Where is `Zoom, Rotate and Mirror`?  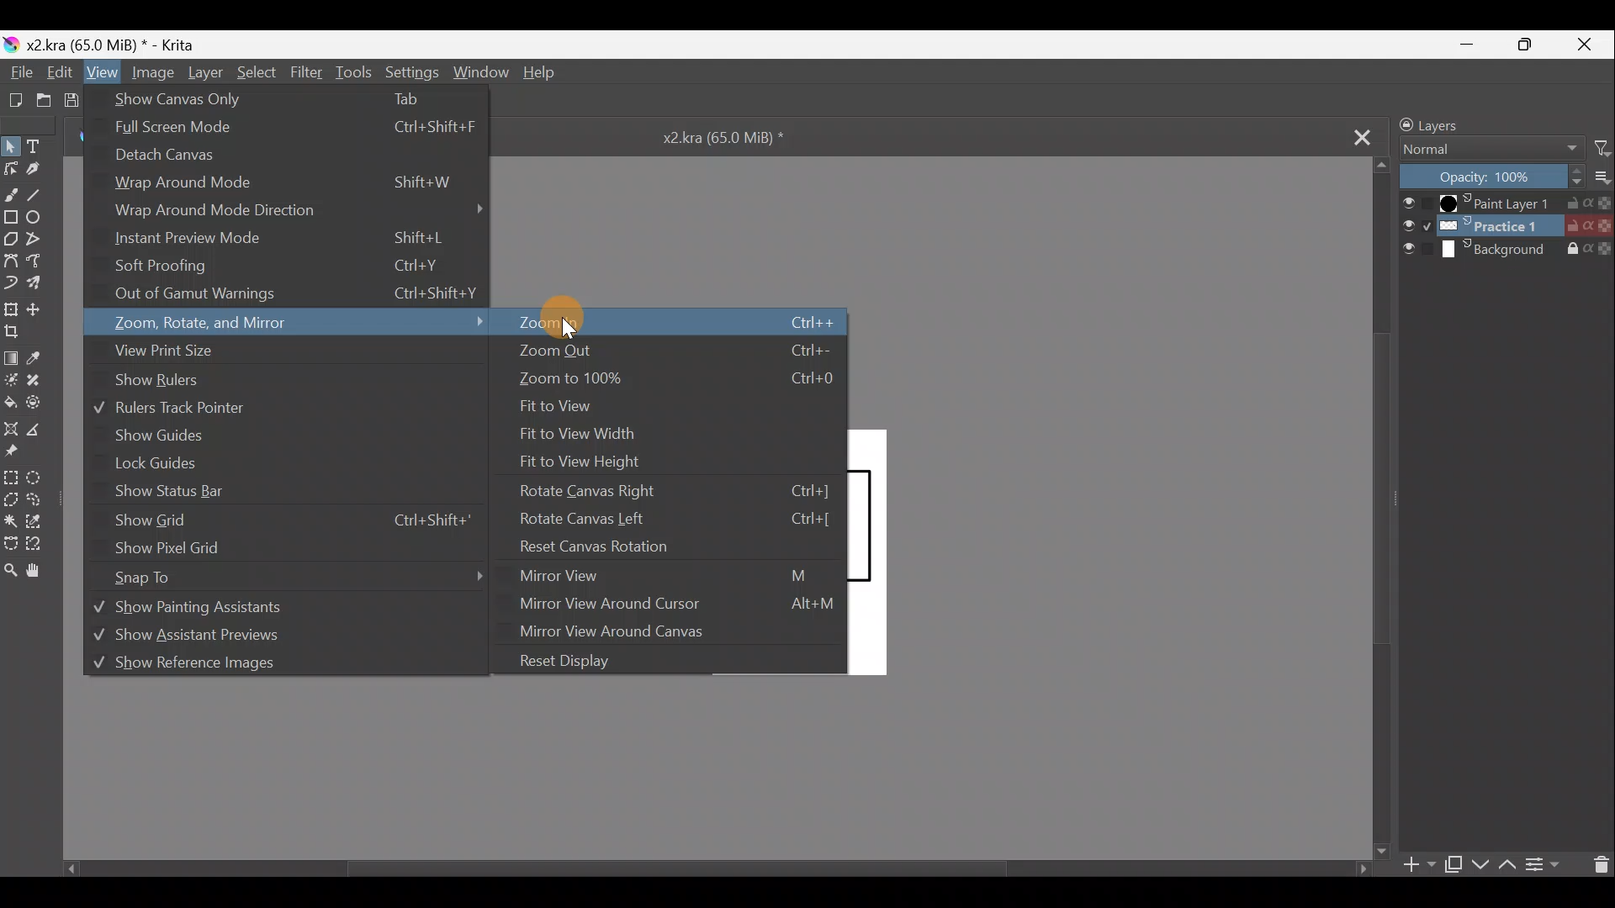 Zoom, Rotate and Mirror is located at coordinates (299, 325).